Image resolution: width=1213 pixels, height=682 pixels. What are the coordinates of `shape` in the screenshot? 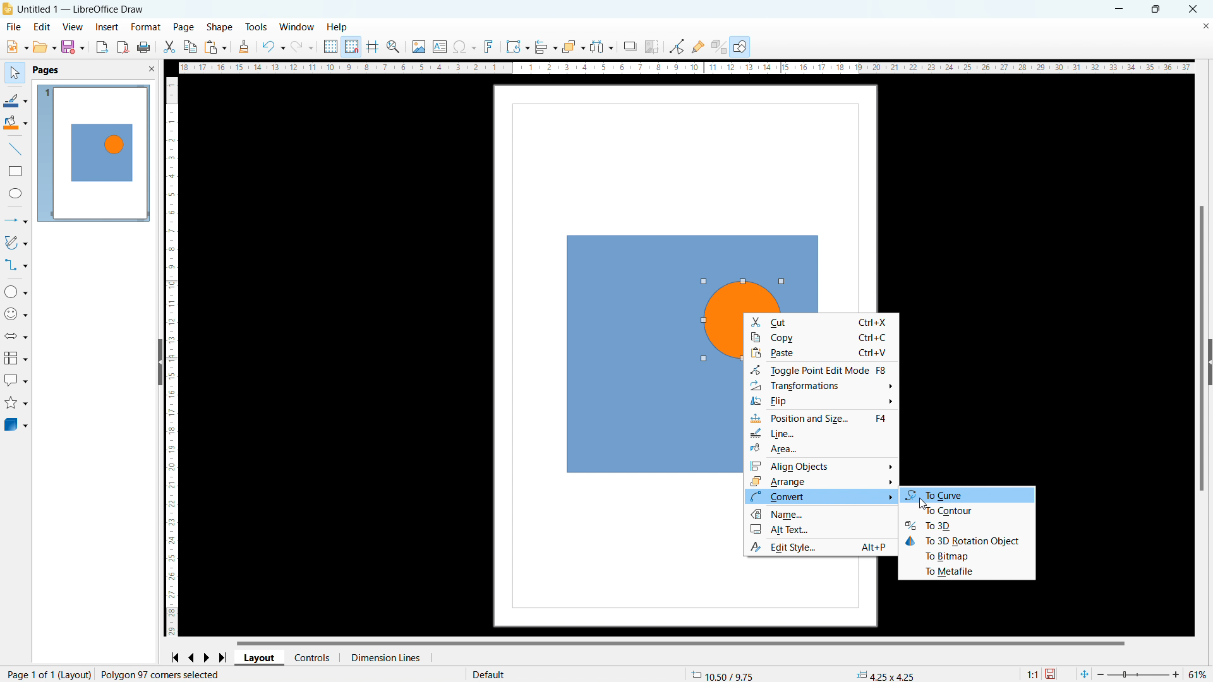 It's located at (220, 28).